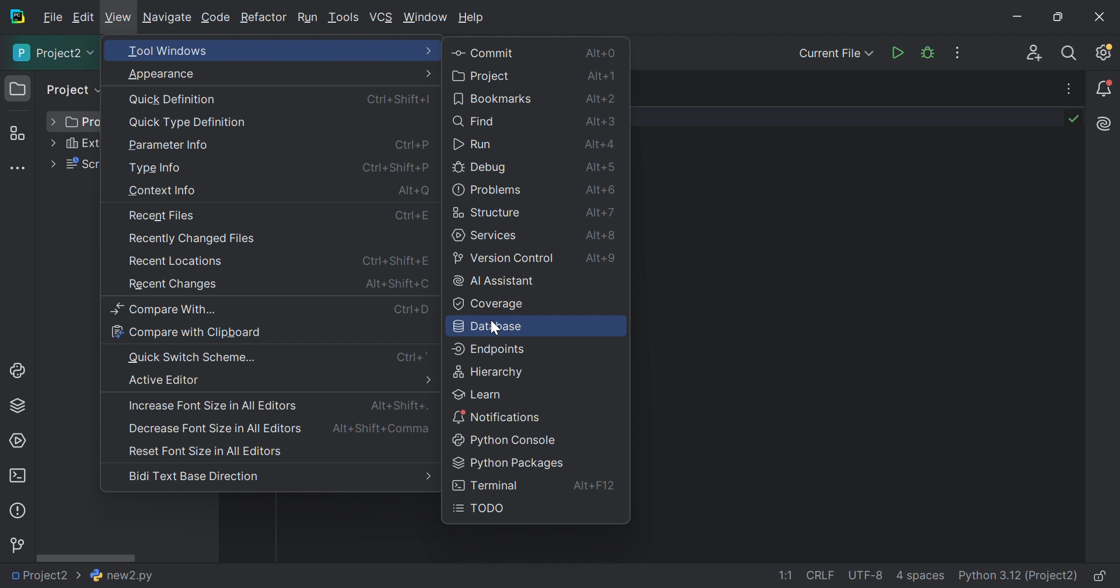 The image size is (1120, 588). What do you see at coordinates (398, 406) in the screenshot?
I see `Alt+Shift+.` at bounding box center [398, 406].